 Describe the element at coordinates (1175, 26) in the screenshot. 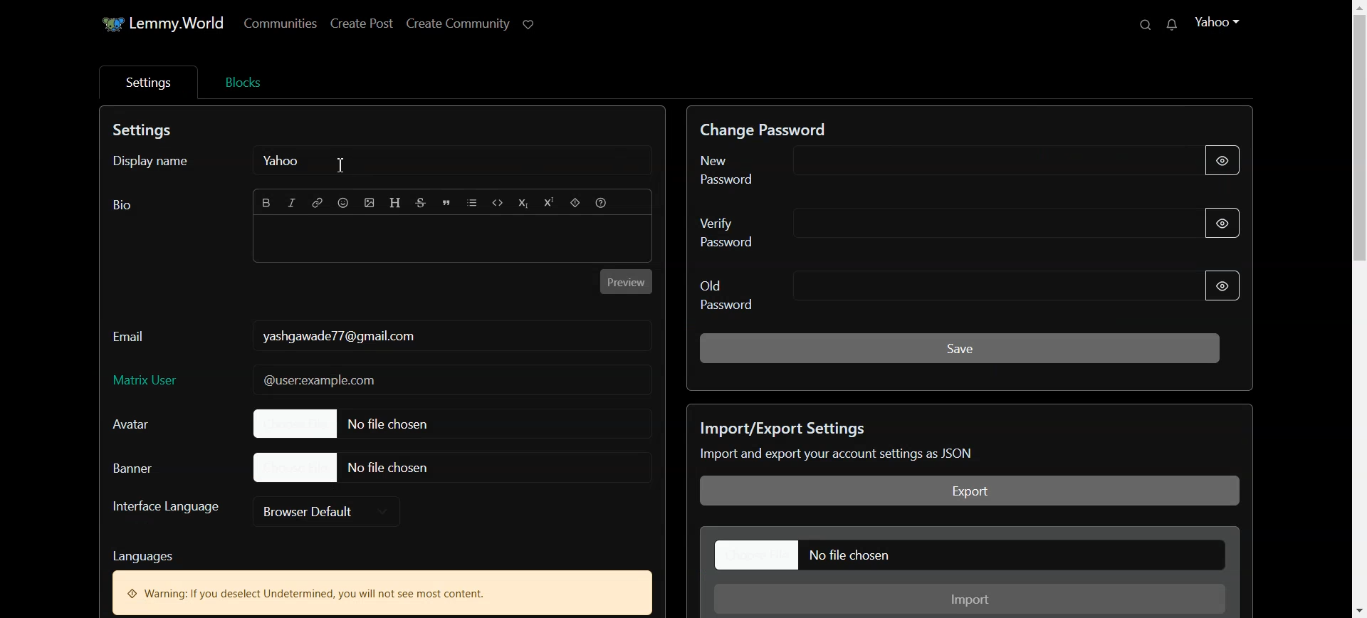

I see `` at that location.